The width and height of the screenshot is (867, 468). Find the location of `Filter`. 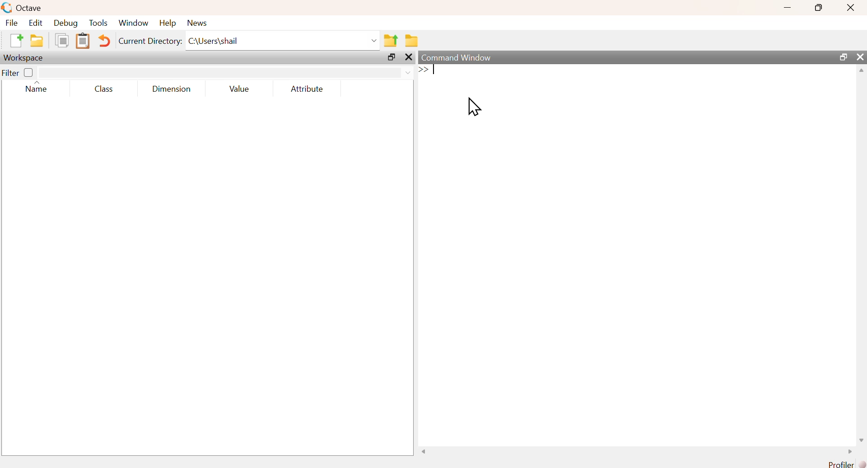

Filter is located at coordinates (19, 72).